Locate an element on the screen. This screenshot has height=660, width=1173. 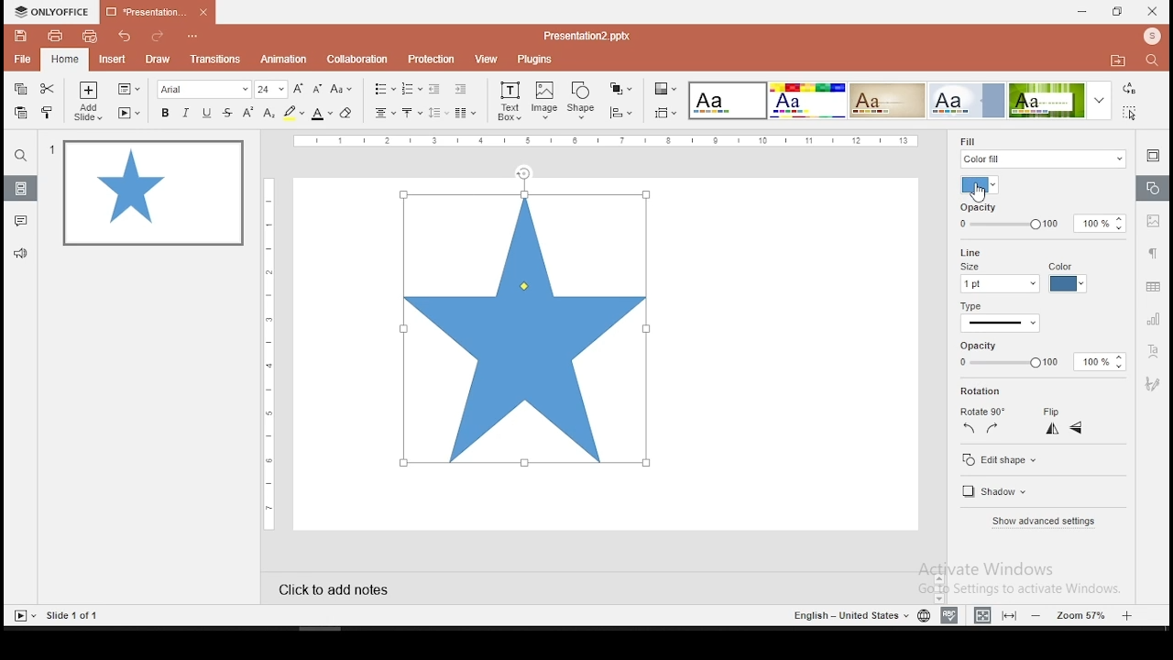
icon is located at coordinates (52, 12).